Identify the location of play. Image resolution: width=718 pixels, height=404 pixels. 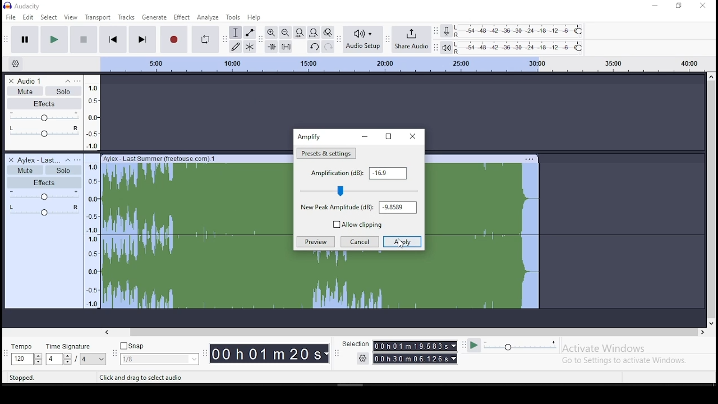
(54, 39).